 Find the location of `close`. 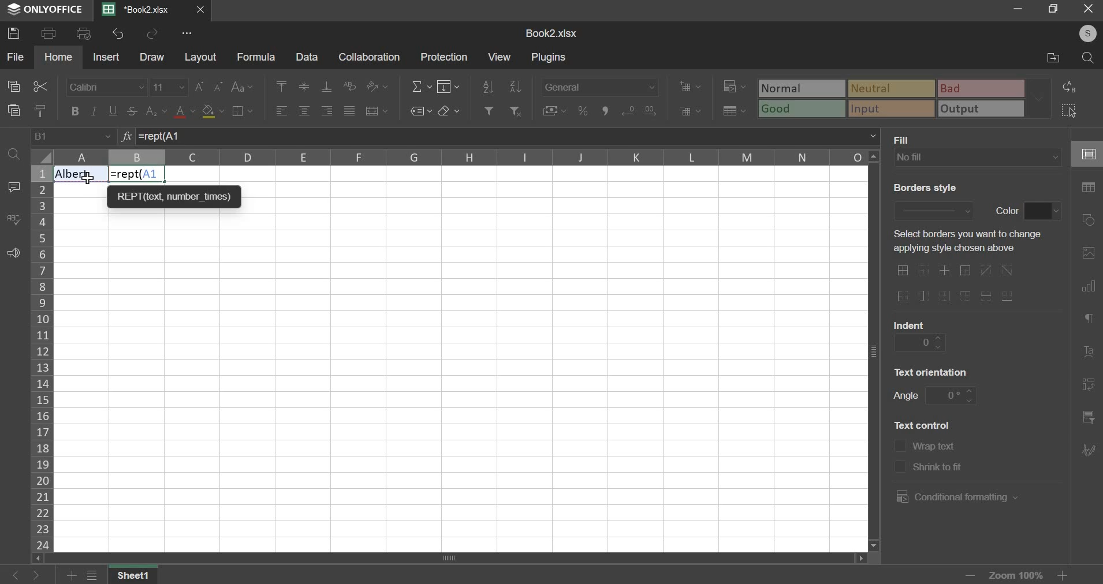

close is located at coordinates (202, 10).